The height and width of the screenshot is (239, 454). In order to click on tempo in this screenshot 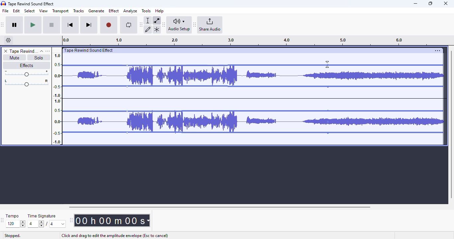, I will do `click(12, 216)`.